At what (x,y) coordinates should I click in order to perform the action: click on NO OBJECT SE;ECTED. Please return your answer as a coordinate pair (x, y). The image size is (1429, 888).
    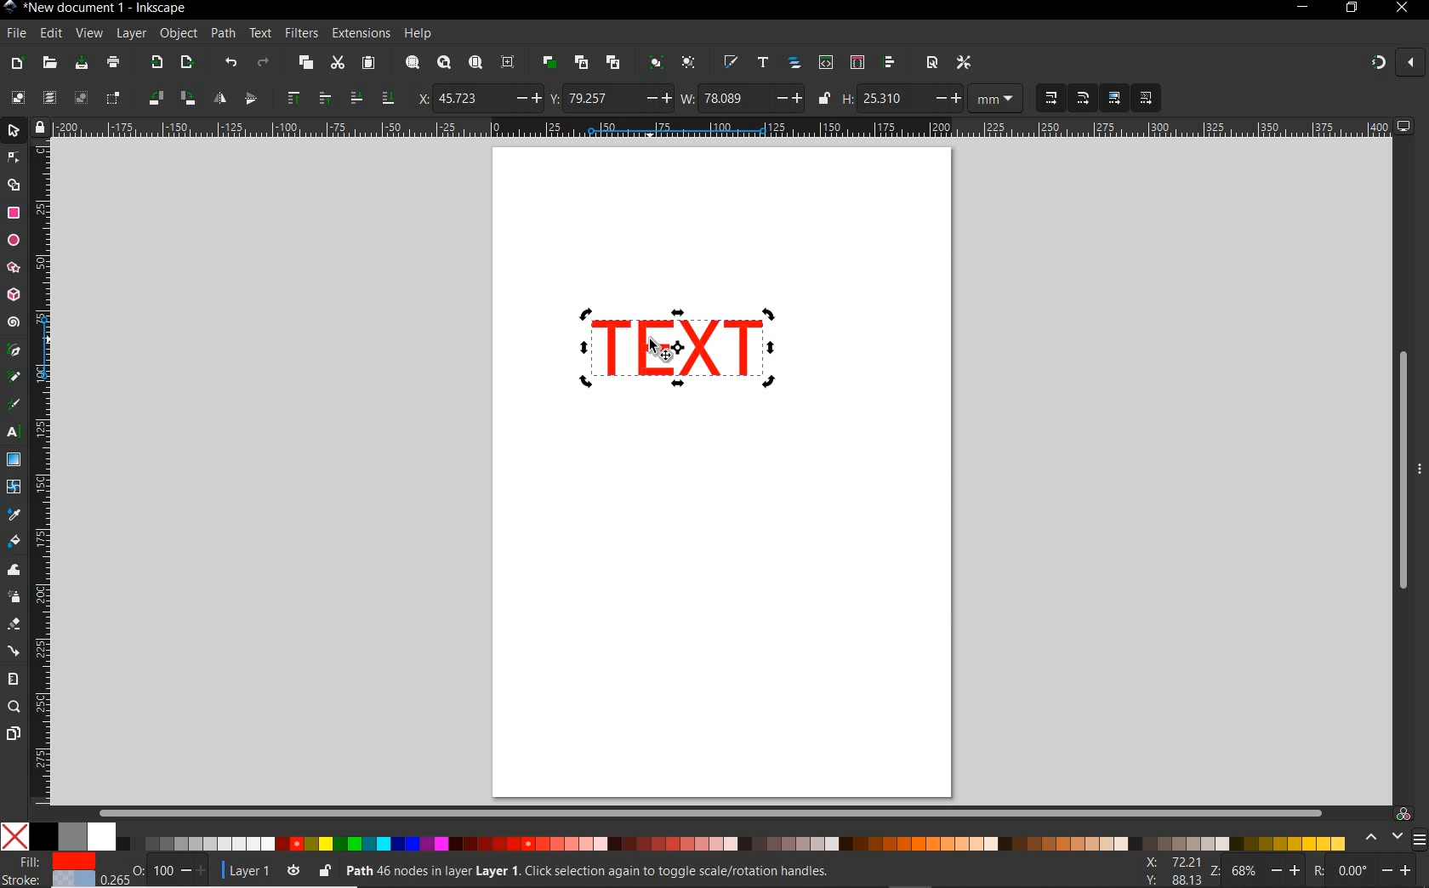
    Looking at the image, I should click on (647, 874).